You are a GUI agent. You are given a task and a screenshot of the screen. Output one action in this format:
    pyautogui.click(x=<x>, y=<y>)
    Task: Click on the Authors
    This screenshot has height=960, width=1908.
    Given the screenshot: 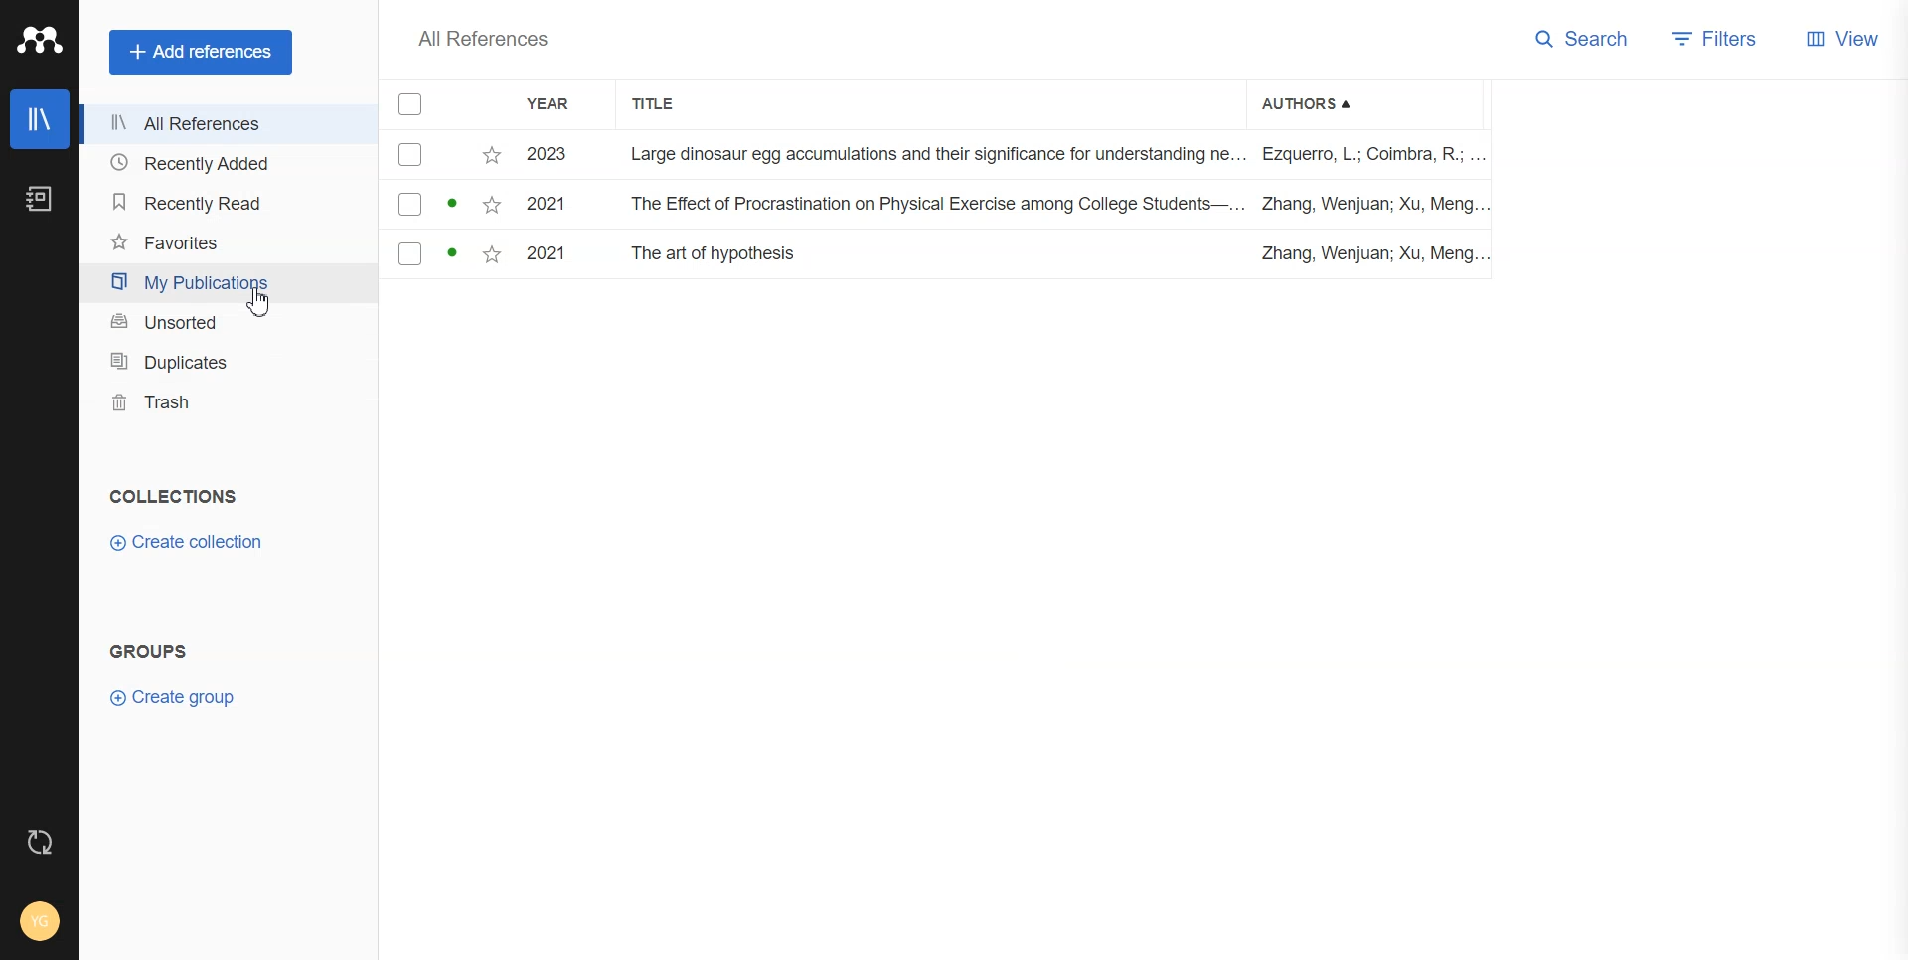 What is the action you would take?
    pyautogui.click(x=1311, y=102)
    